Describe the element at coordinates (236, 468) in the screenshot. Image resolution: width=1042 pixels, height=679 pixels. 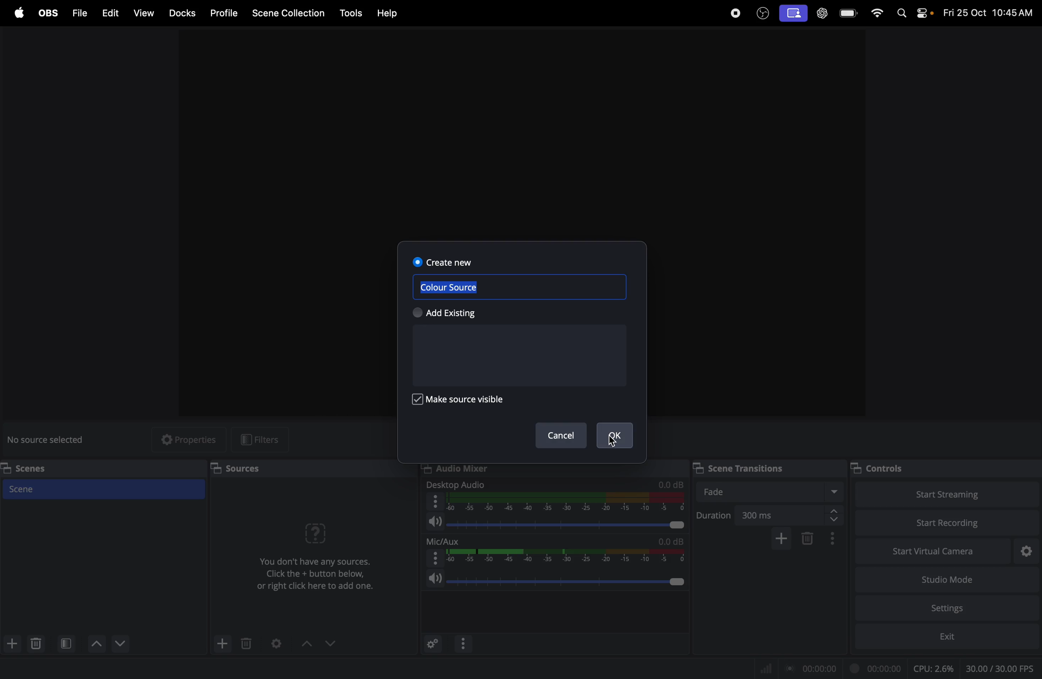
I see `Sources` at that location.